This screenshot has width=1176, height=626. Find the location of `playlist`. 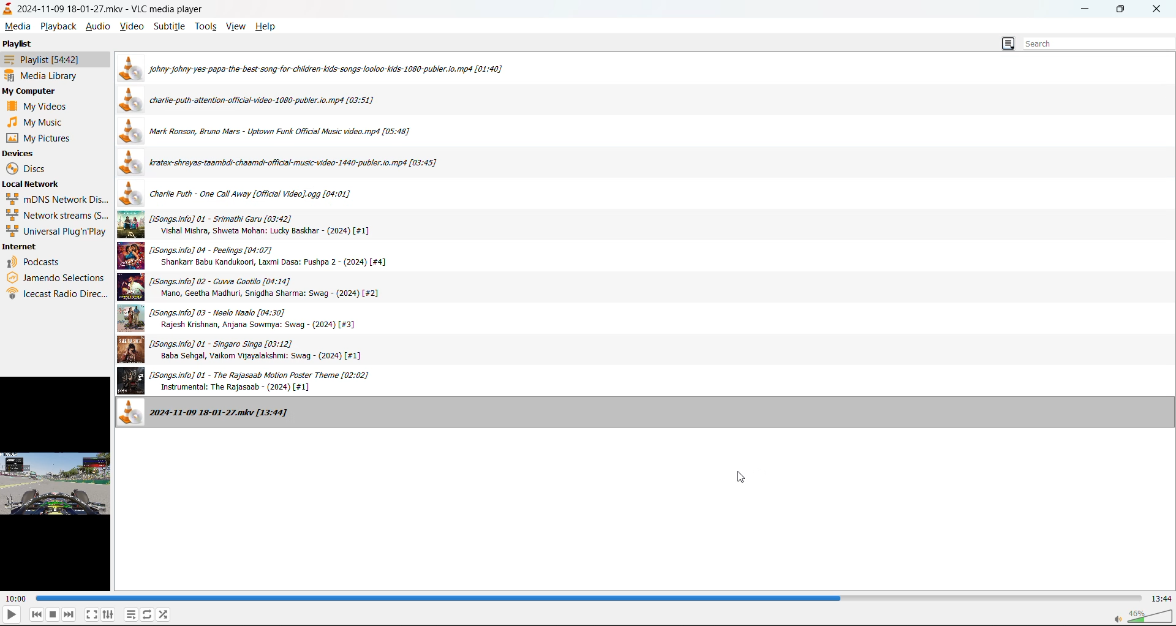

playlist is located at coordinates (22, 44).